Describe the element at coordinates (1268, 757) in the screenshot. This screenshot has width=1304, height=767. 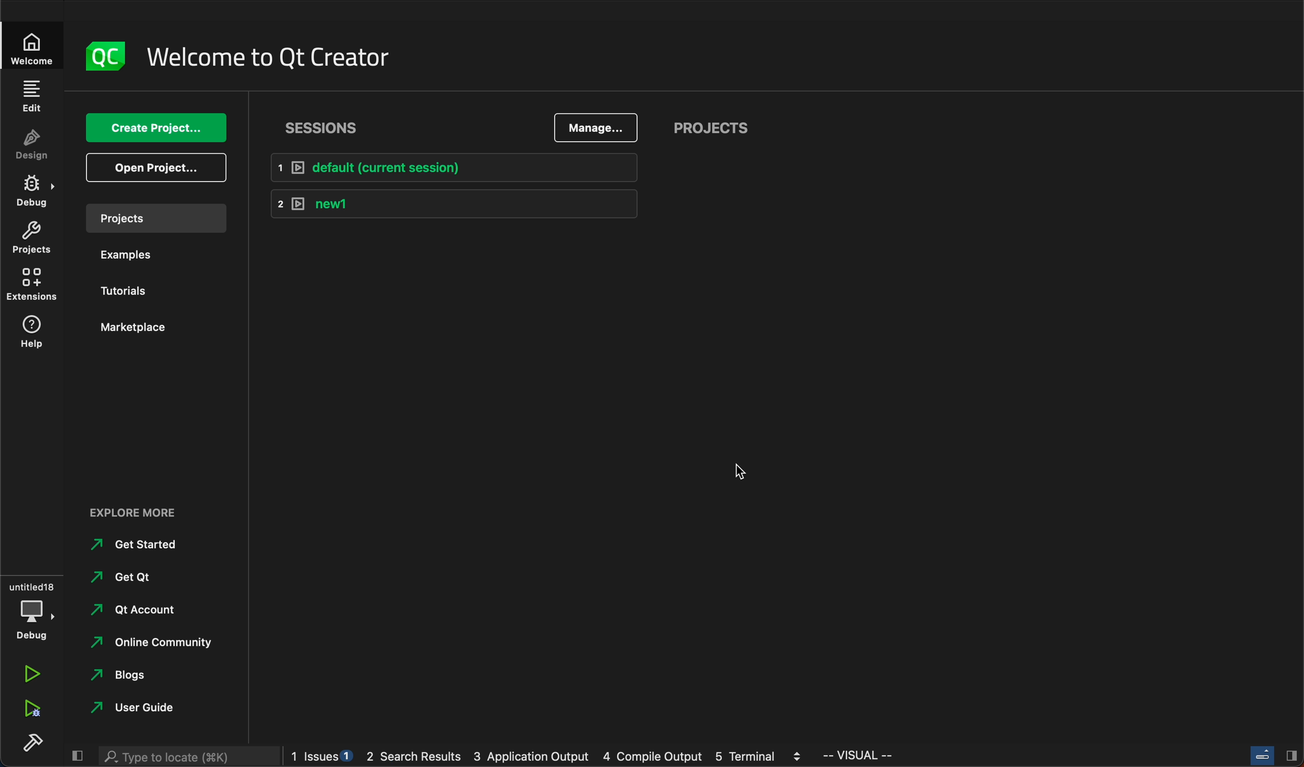
I see `close slidebar` at that location.